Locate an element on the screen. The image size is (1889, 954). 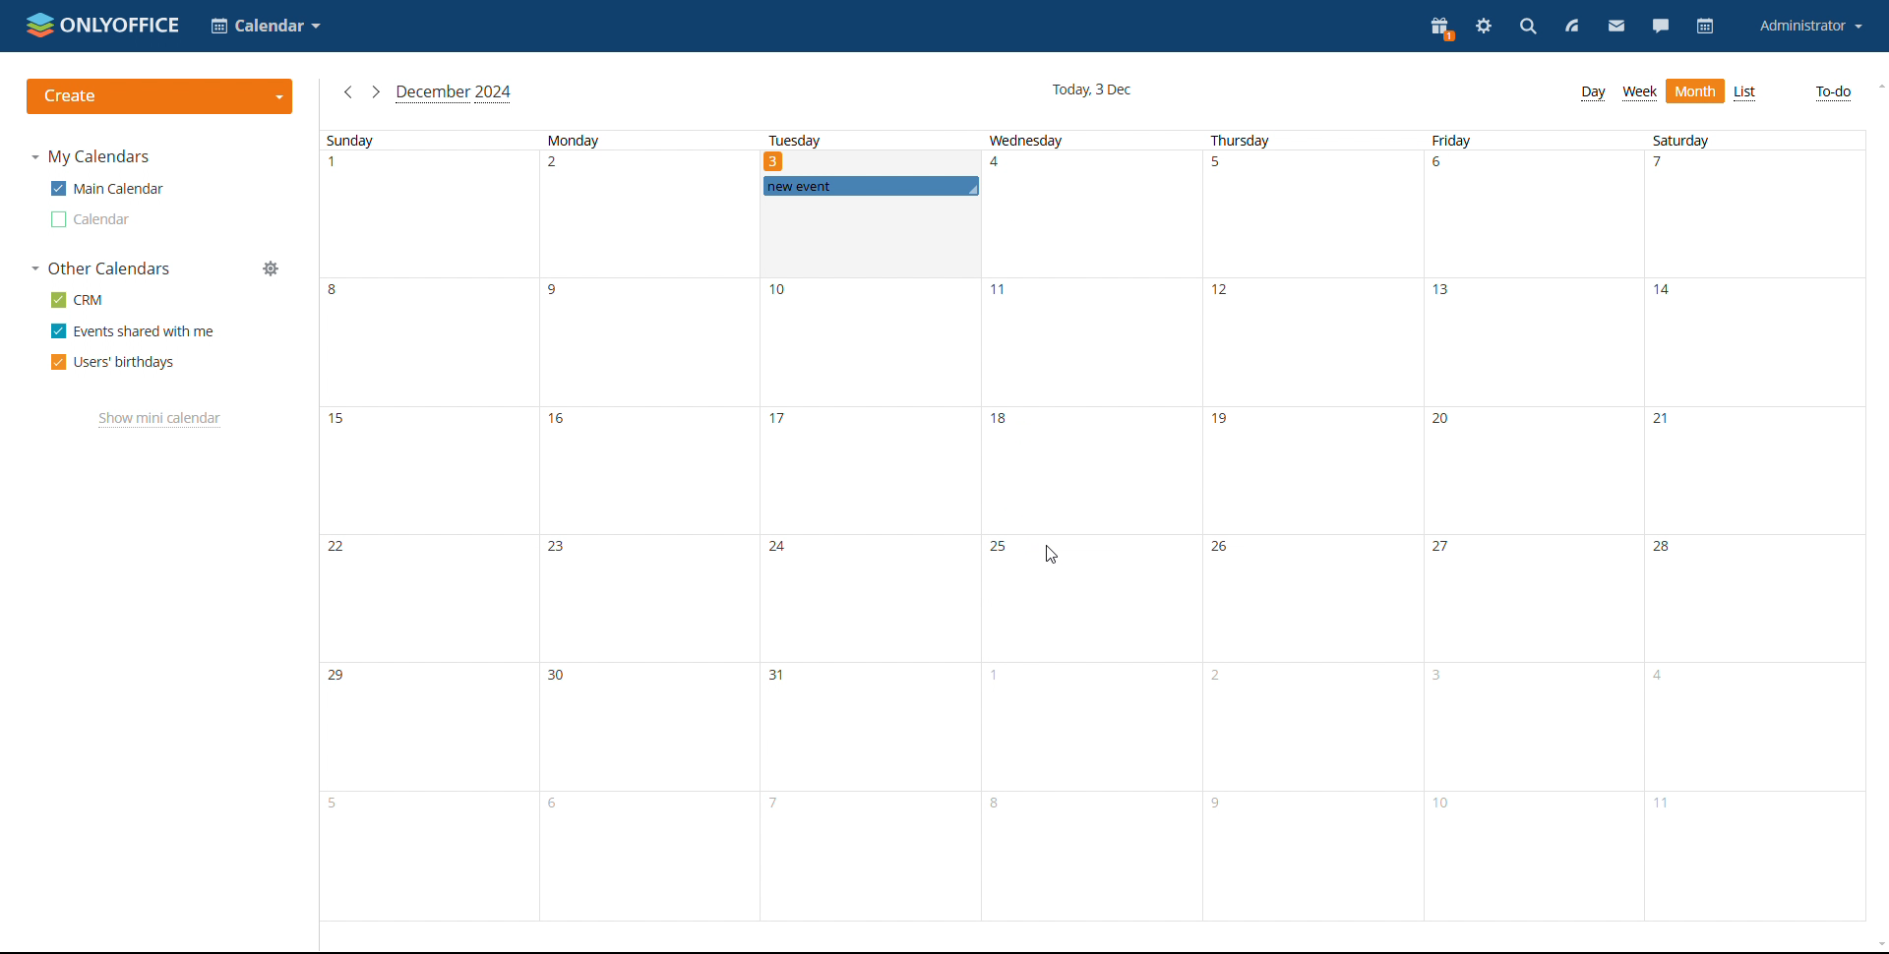
create is located at coordinates (159, 96).